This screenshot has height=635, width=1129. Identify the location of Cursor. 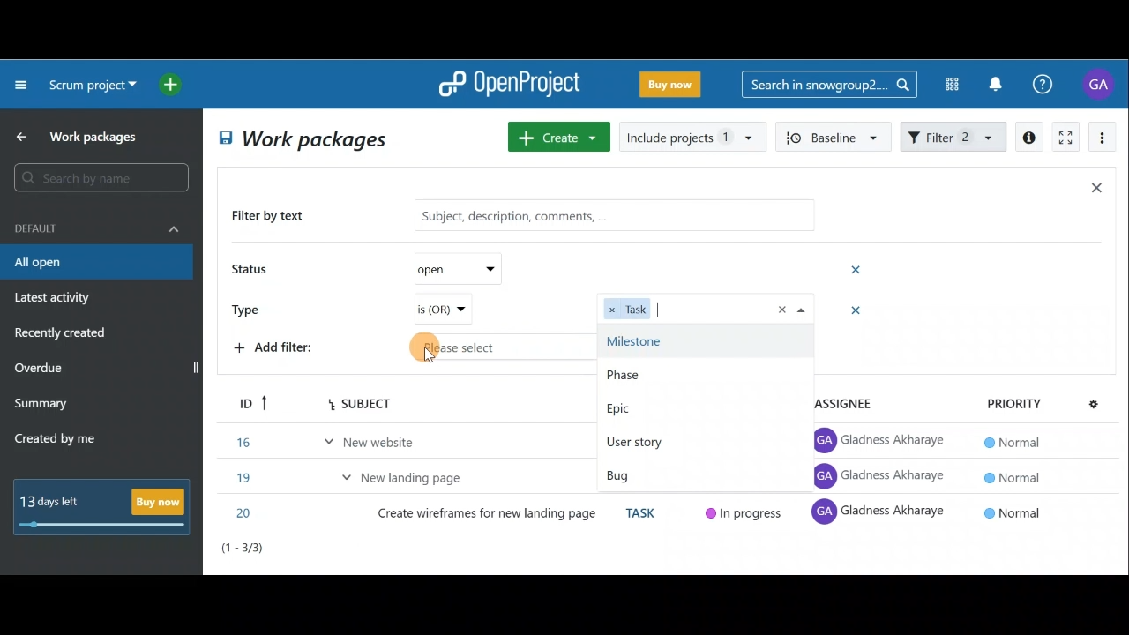
(435, 347).